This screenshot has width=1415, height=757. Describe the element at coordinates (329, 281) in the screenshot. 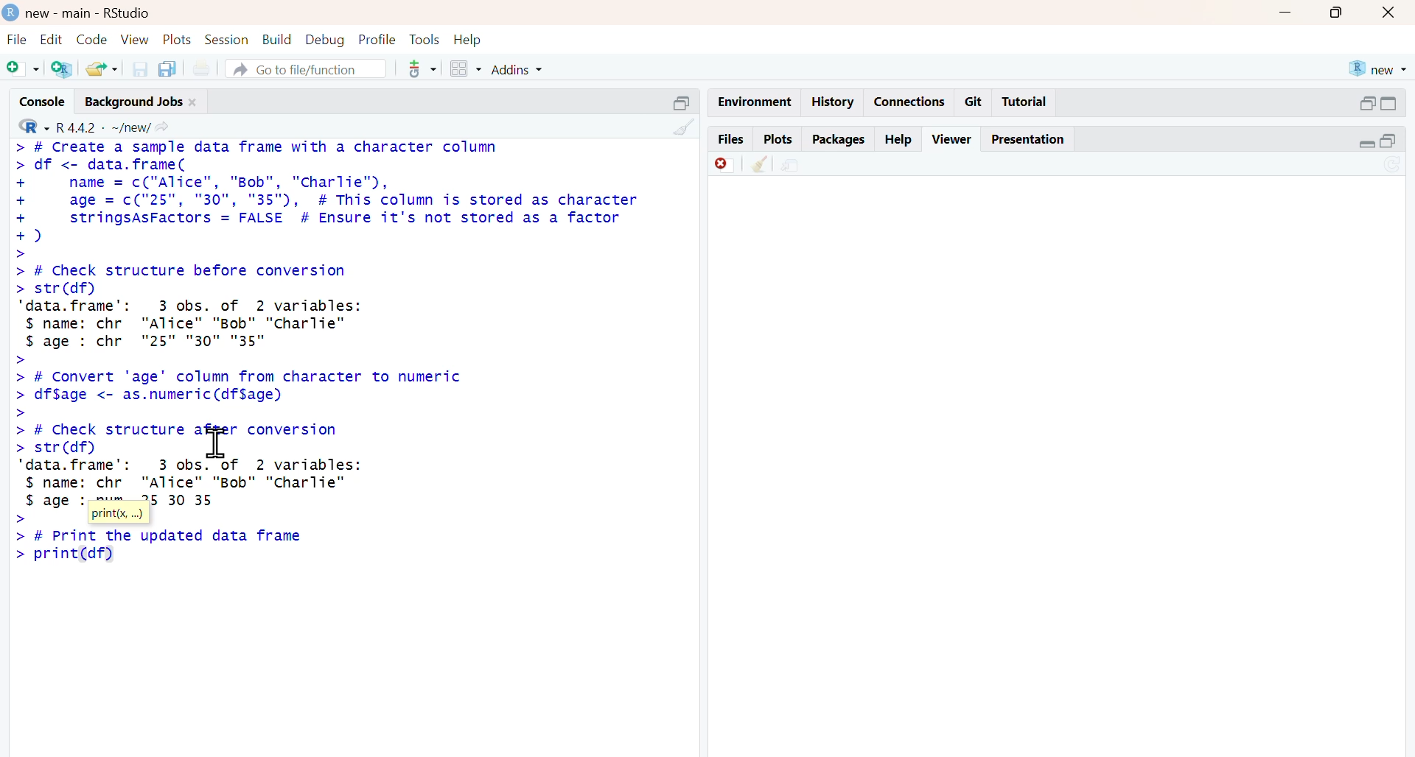

I see `> # Create a sample data frame with a character column
> df <- data.frame(
+ name = c("Alice", "Bob", "cCharlie"),
+ age = c("25", "30", "35"), # This column is stored as character
+ stringsAsFactors = FALSE # Ensure it's not stored as a factor
+)
>
> # Check structure before conversion
> str(df)
‘data. frame’: 3 obs. of 2 variables:
$ name: chr "Alice" "Bob" "Charlie"
$ age : chr "25" "30" "35"
>
> # Convert 'age' column from character to numeric
> df$age <- as.numeric(df$age)
>` at that location.